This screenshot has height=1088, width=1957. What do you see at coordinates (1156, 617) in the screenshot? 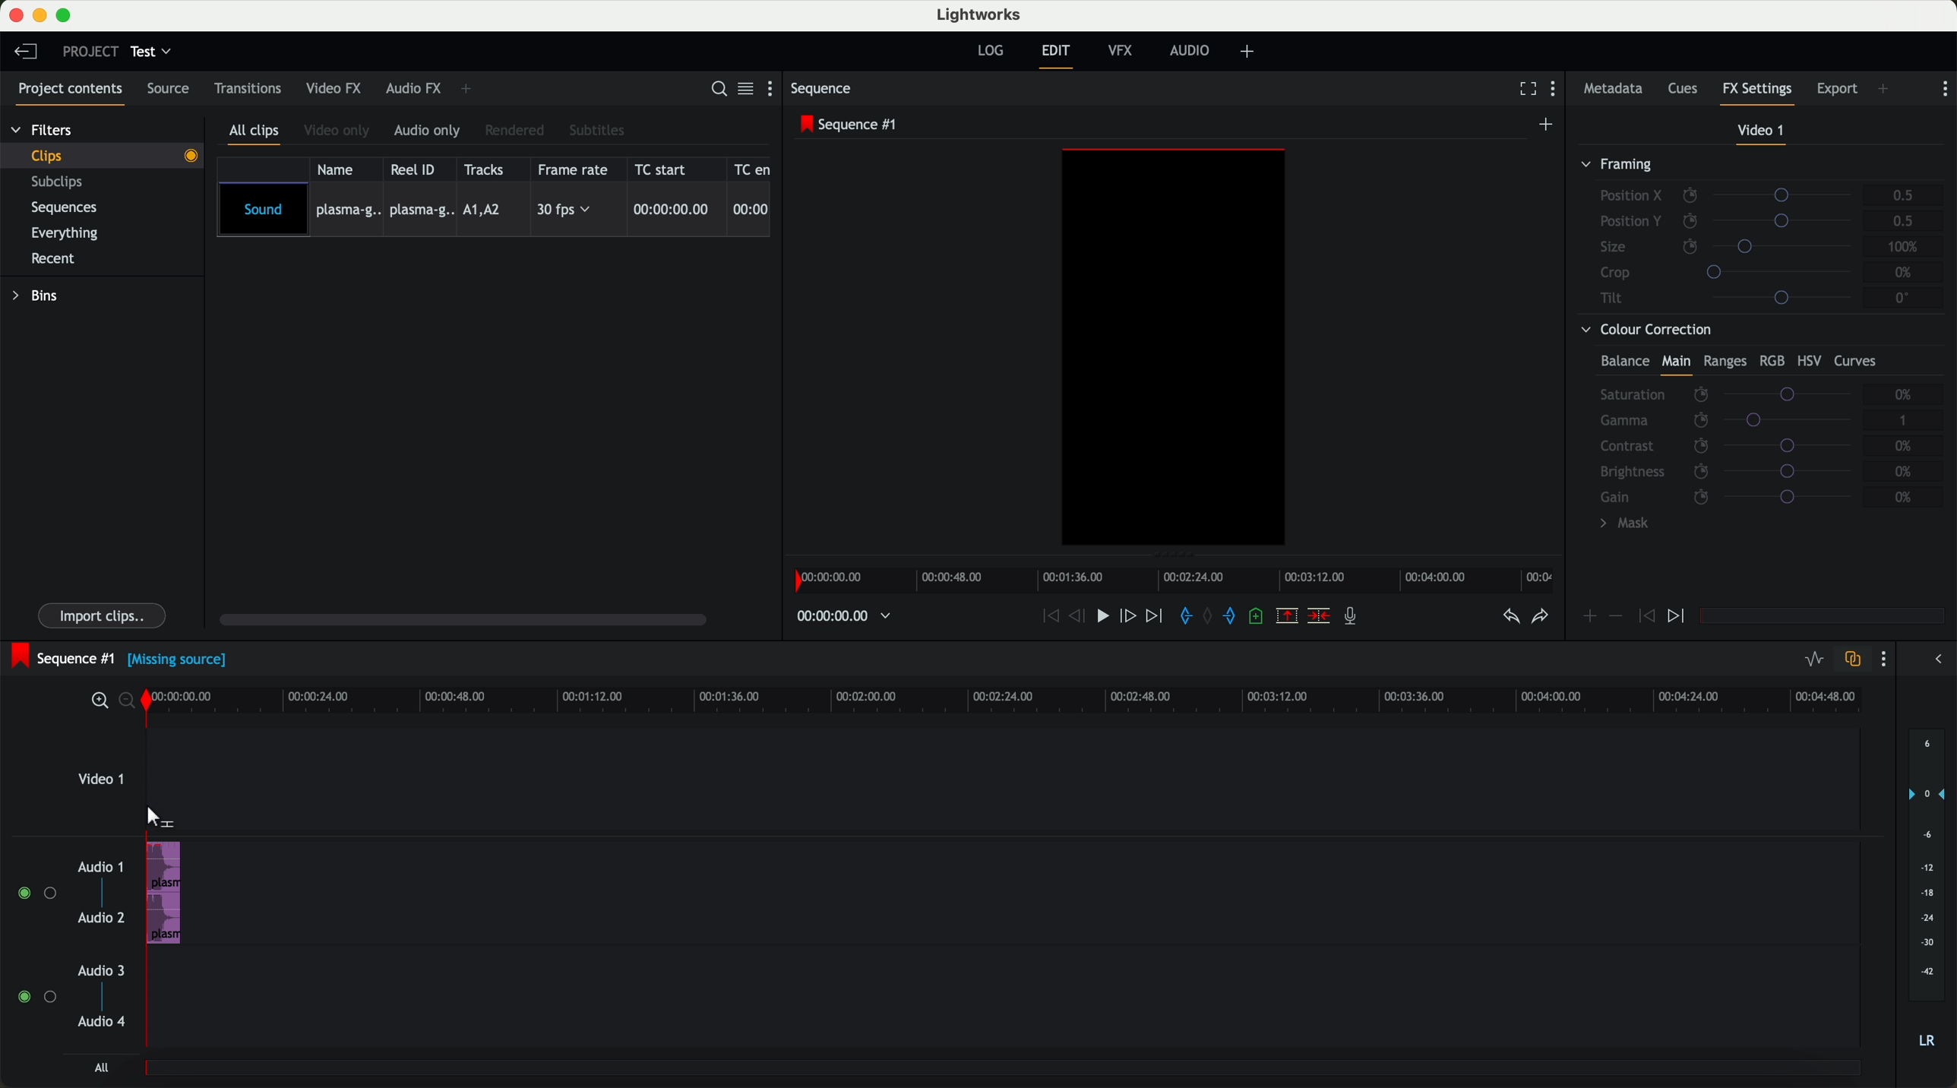
I see `move foward` at bounding box center [1156, 617].